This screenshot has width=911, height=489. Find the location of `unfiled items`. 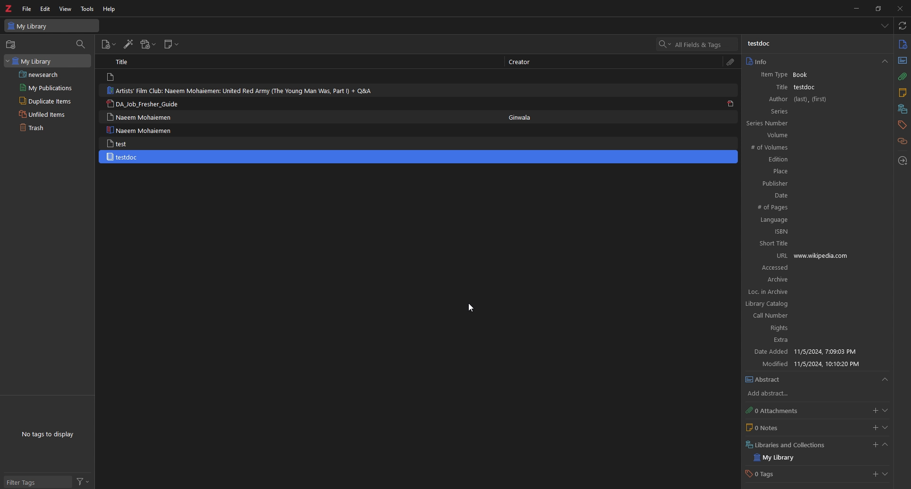

unfiled items is located at coordinates (43, 114).